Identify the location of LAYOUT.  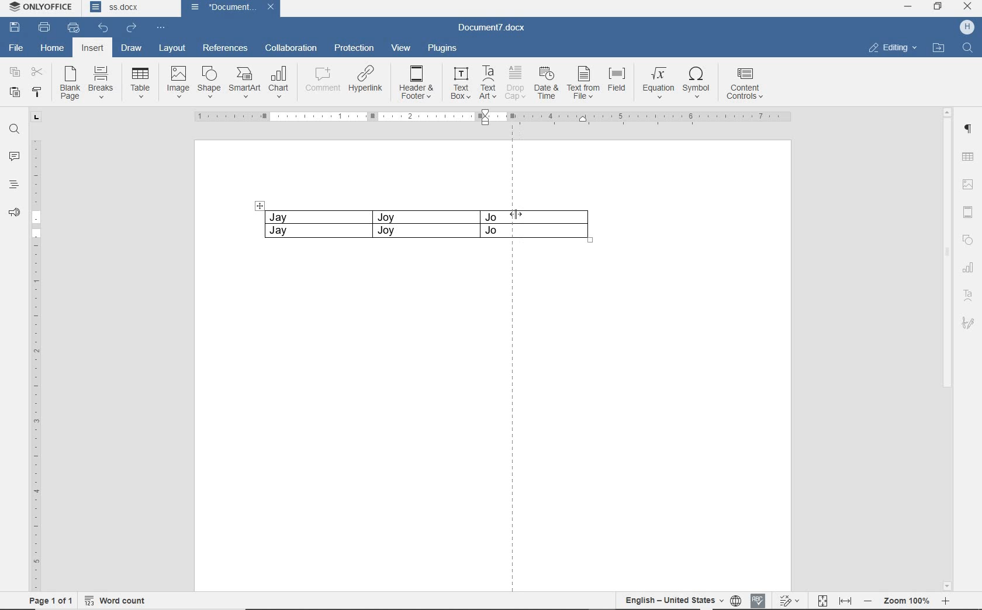
(172, 48).